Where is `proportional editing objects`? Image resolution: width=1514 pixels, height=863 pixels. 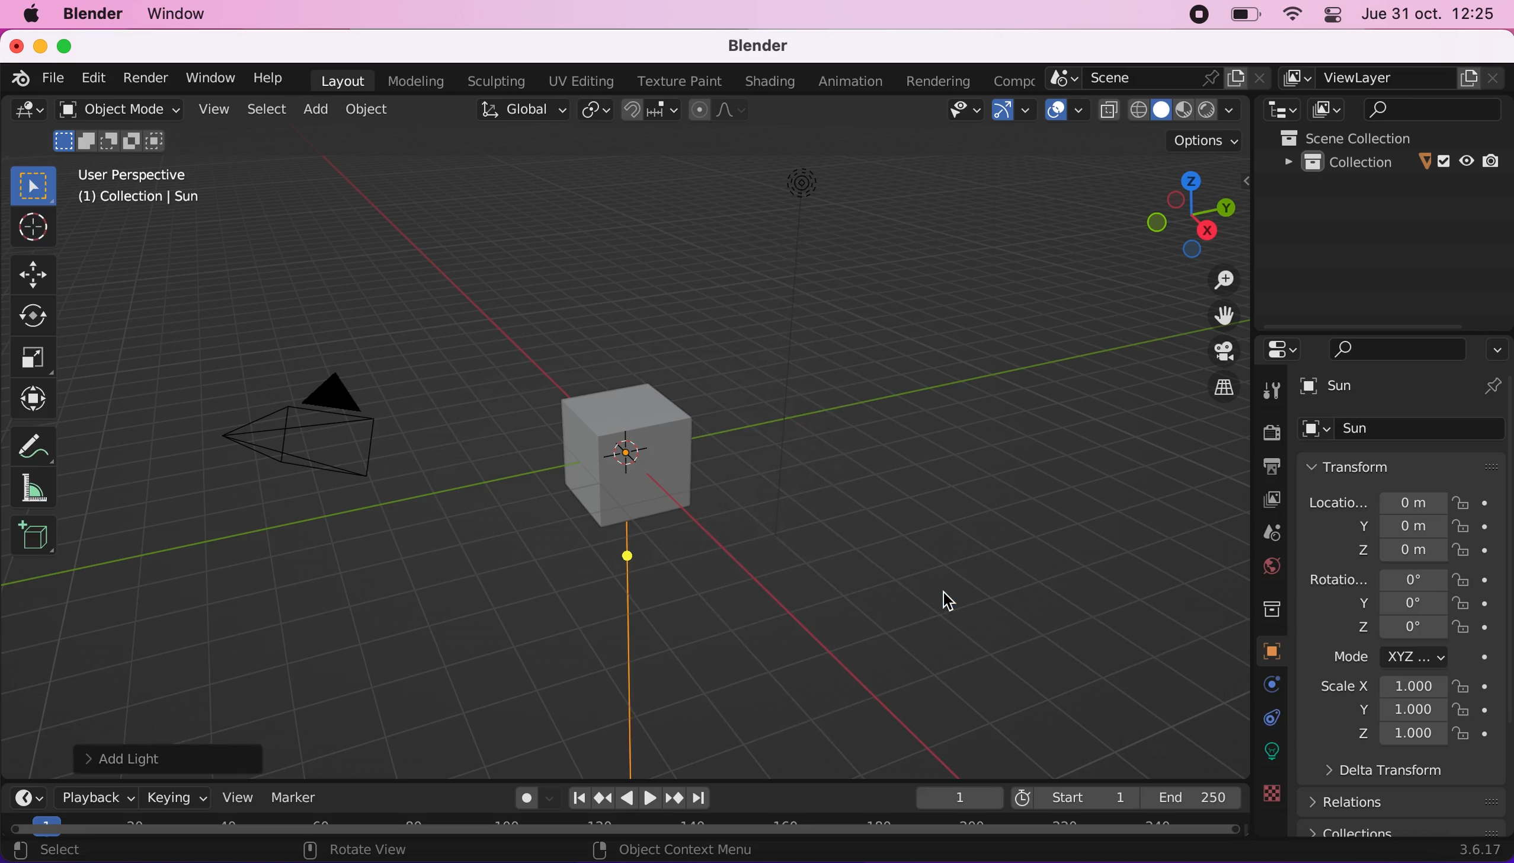 proportional editing objects is located at coordinates (717, 110).